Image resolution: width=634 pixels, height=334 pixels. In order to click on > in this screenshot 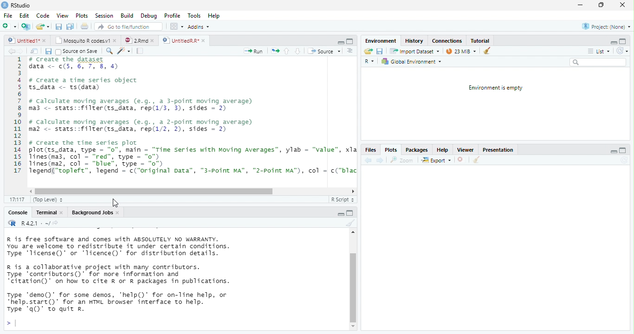, I will do `click(11, 324)`.